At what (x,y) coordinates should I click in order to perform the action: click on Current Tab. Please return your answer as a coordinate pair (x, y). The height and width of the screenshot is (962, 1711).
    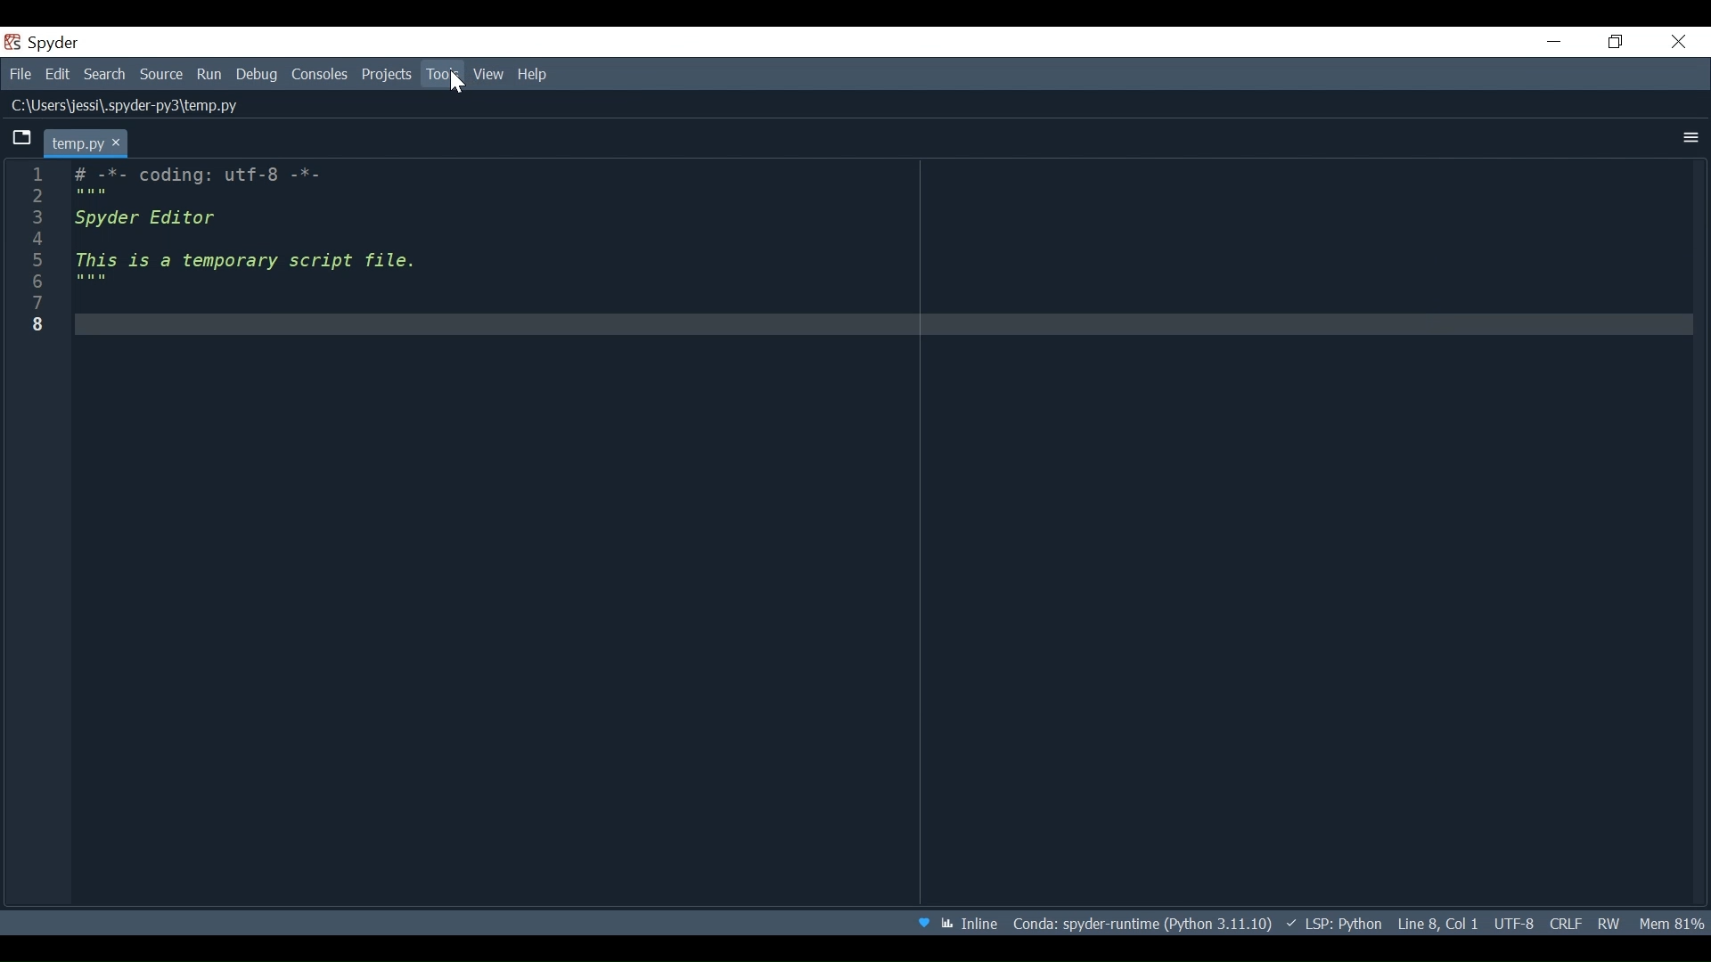
    Looking at the image, I should click on (87, 143).